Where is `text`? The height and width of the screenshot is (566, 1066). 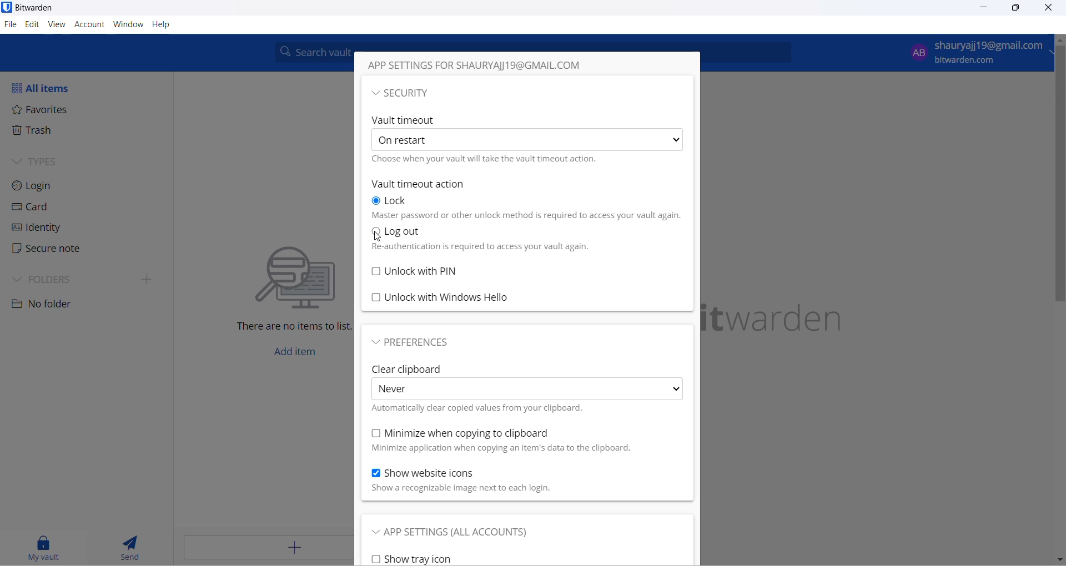 text is located at coordinates (501, 449).